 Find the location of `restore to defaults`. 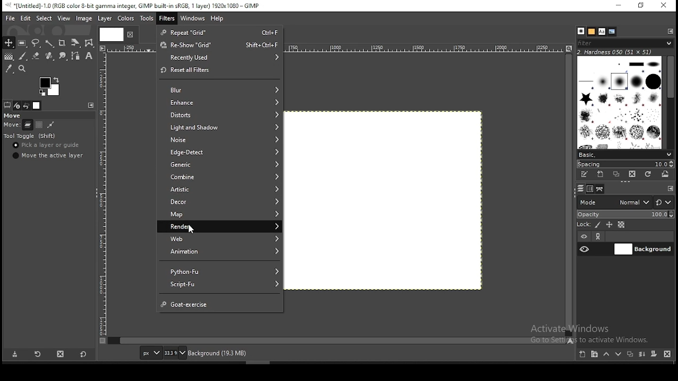

restore to defaults is located at coordinates (85, 354).